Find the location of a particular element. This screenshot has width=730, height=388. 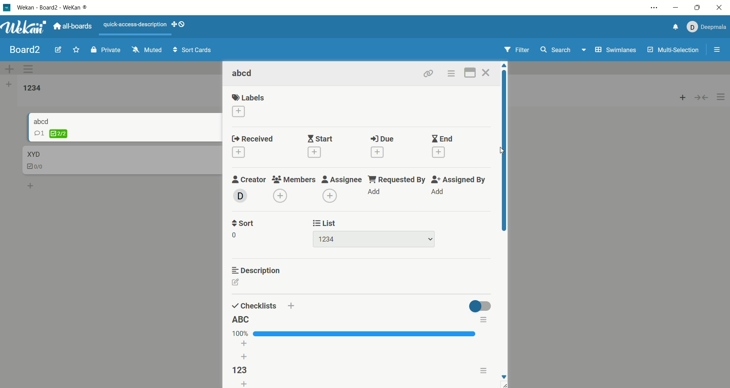

end is located at coordinates (443, 138).